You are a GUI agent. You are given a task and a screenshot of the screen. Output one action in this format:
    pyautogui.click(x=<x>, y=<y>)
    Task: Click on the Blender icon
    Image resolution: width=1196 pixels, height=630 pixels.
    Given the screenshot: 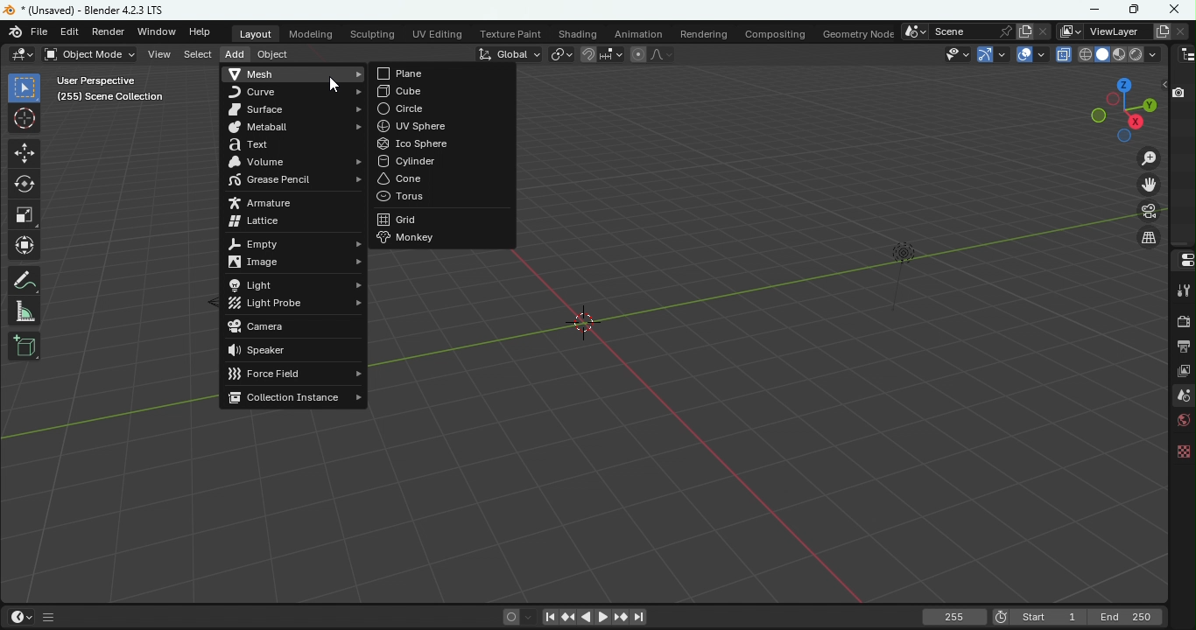 What is the action you would take?
    pyautogui.click(x=16, y=31)
    